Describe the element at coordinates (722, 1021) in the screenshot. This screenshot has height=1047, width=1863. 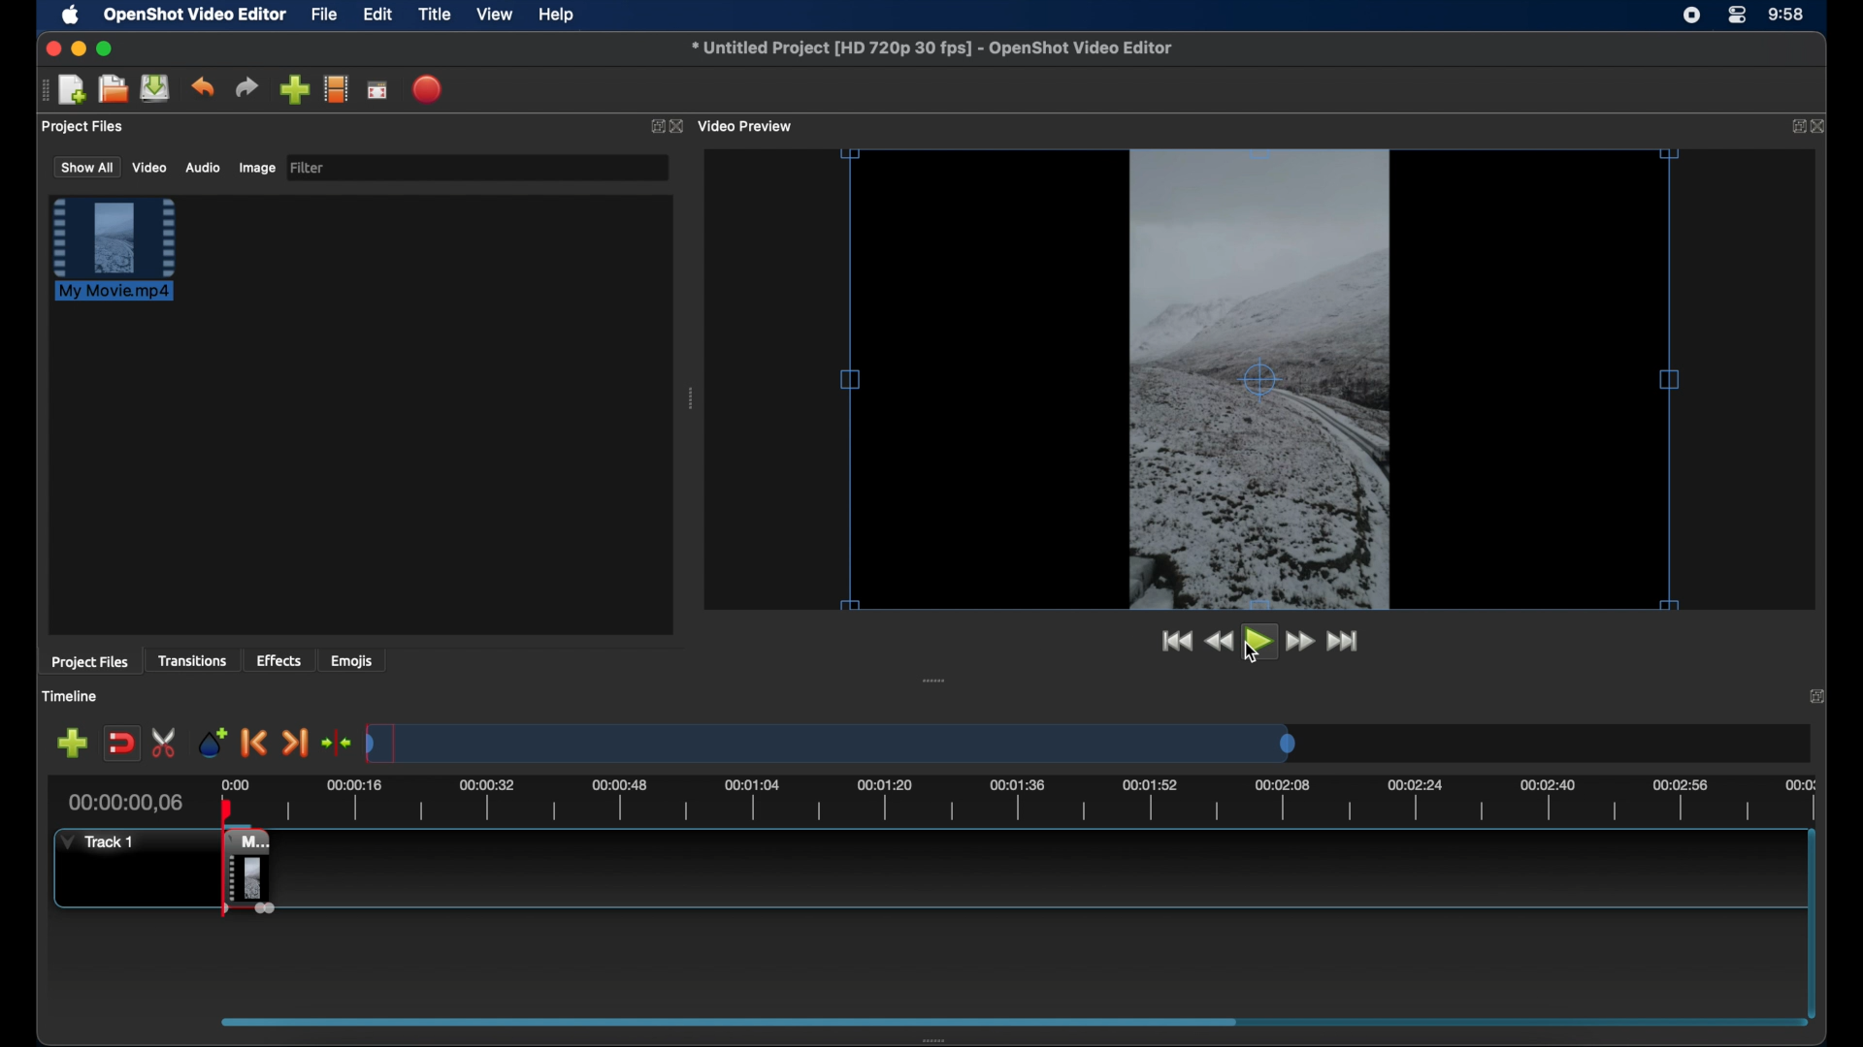
I see `scroll box` at that location.